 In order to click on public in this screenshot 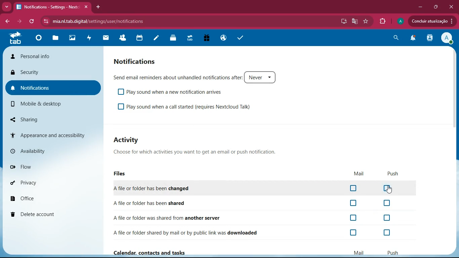, I will do `click(224, 38)`.